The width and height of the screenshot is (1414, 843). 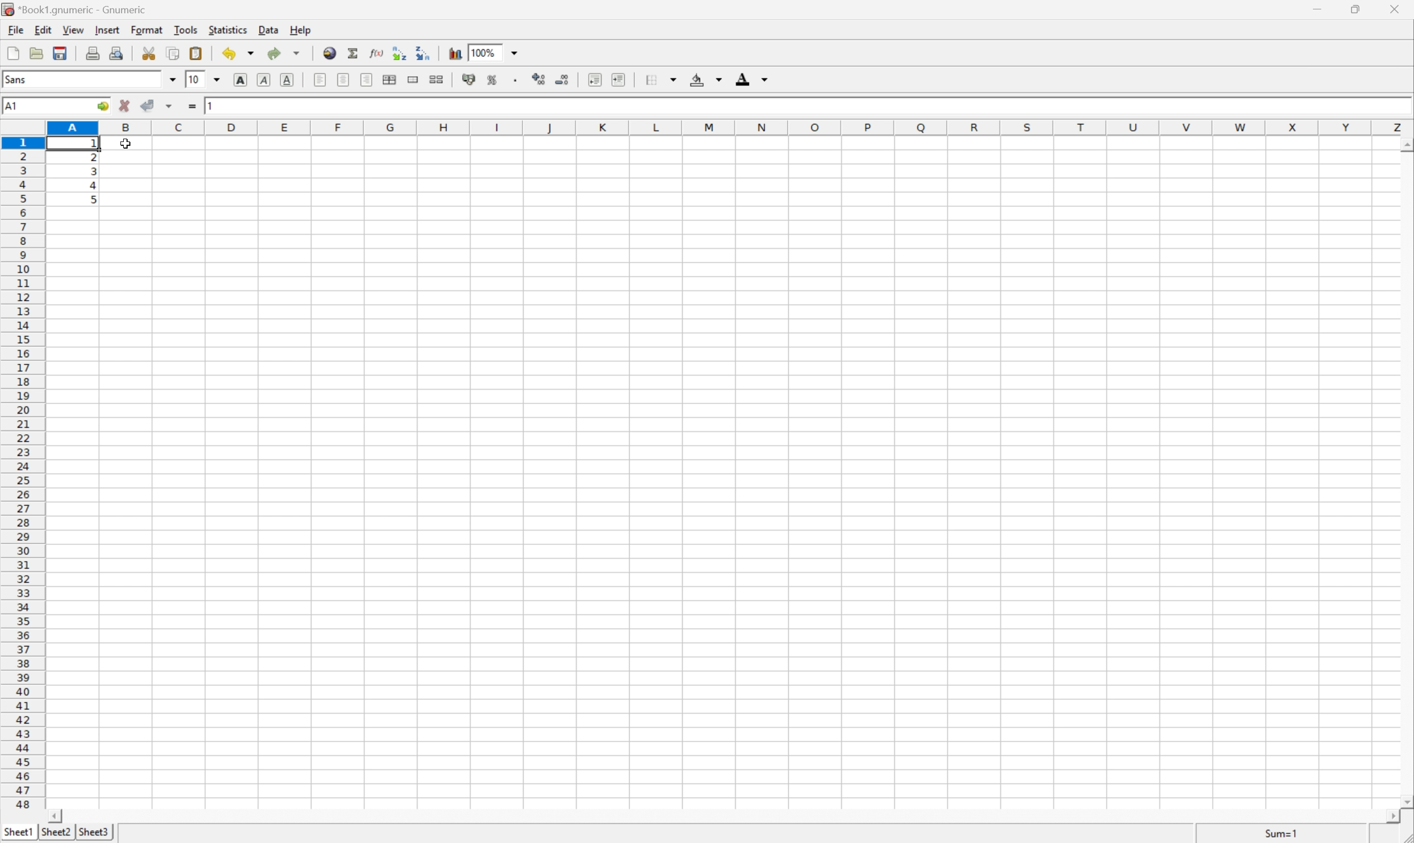 I want to click on Center horizontally, so click(x=343, y=78).